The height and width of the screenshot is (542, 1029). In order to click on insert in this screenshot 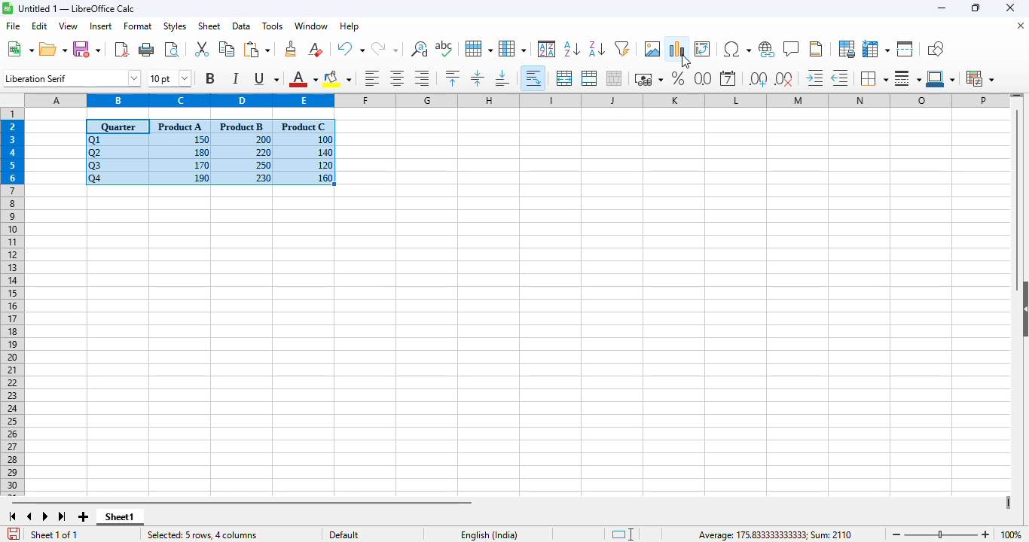, I will do `click(101, 26)`.